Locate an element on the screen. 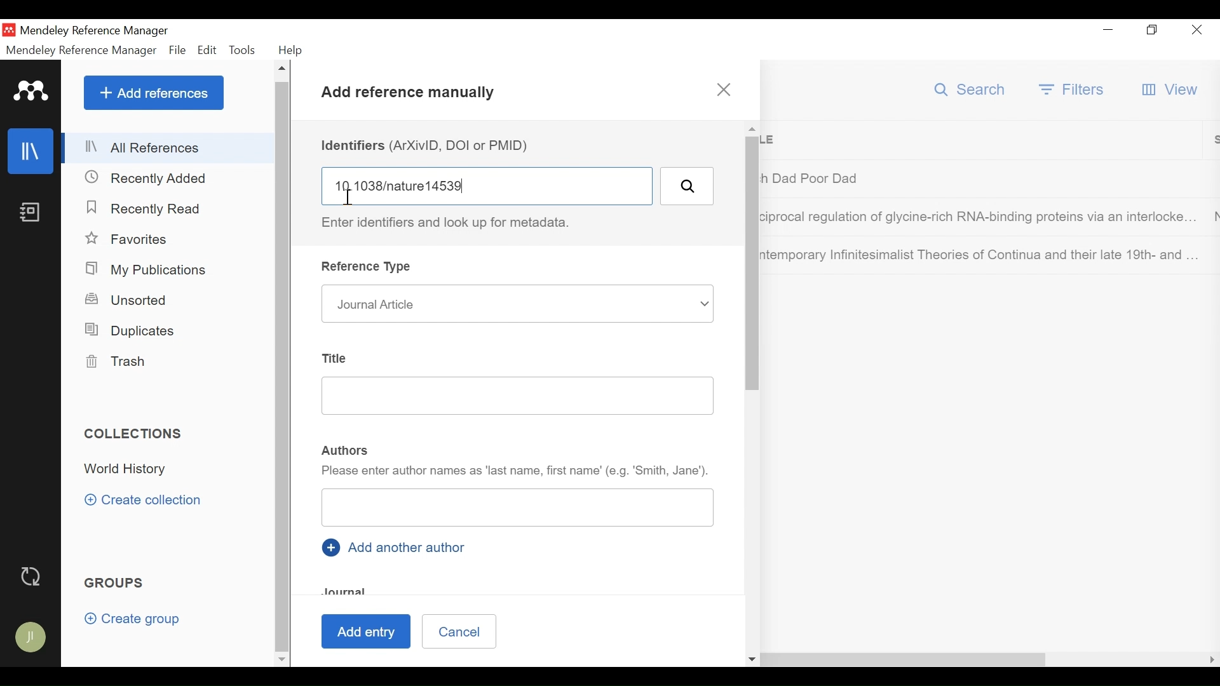 The height and width of the screenshot is (686, 1220). minimize is located at coordinates (1108, 31).